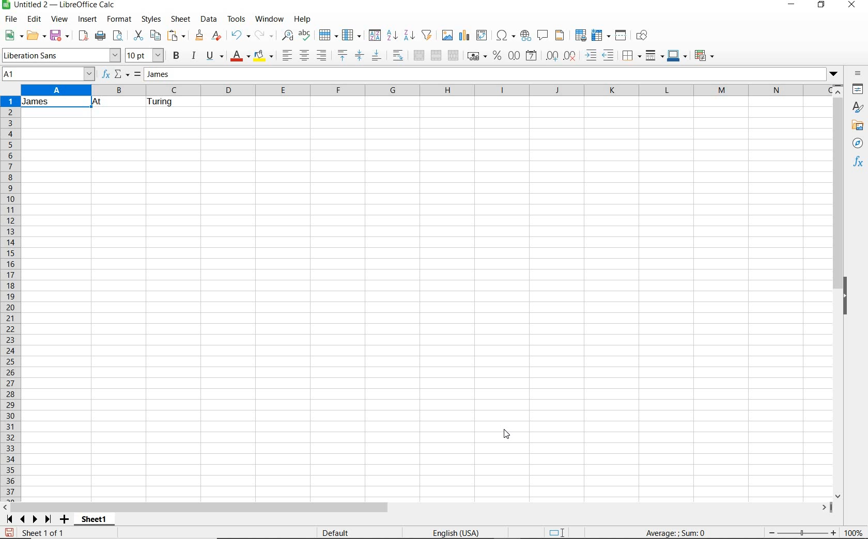 The image size is (868, 539). Describe the element at coordinates (60, 35) in the screenshot. I see `save` at that location.